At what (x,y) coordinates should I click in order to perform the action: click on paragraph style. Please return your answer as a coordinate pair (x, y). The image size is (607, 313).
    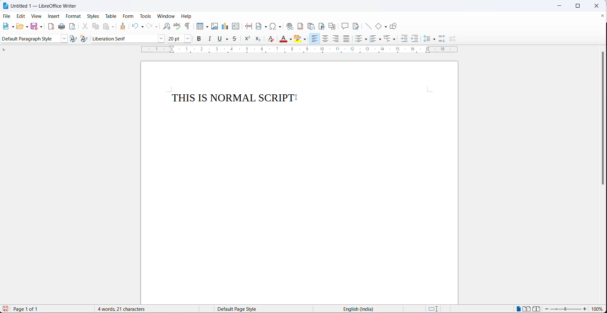
    Looking at the image, I should click on (30, 39).